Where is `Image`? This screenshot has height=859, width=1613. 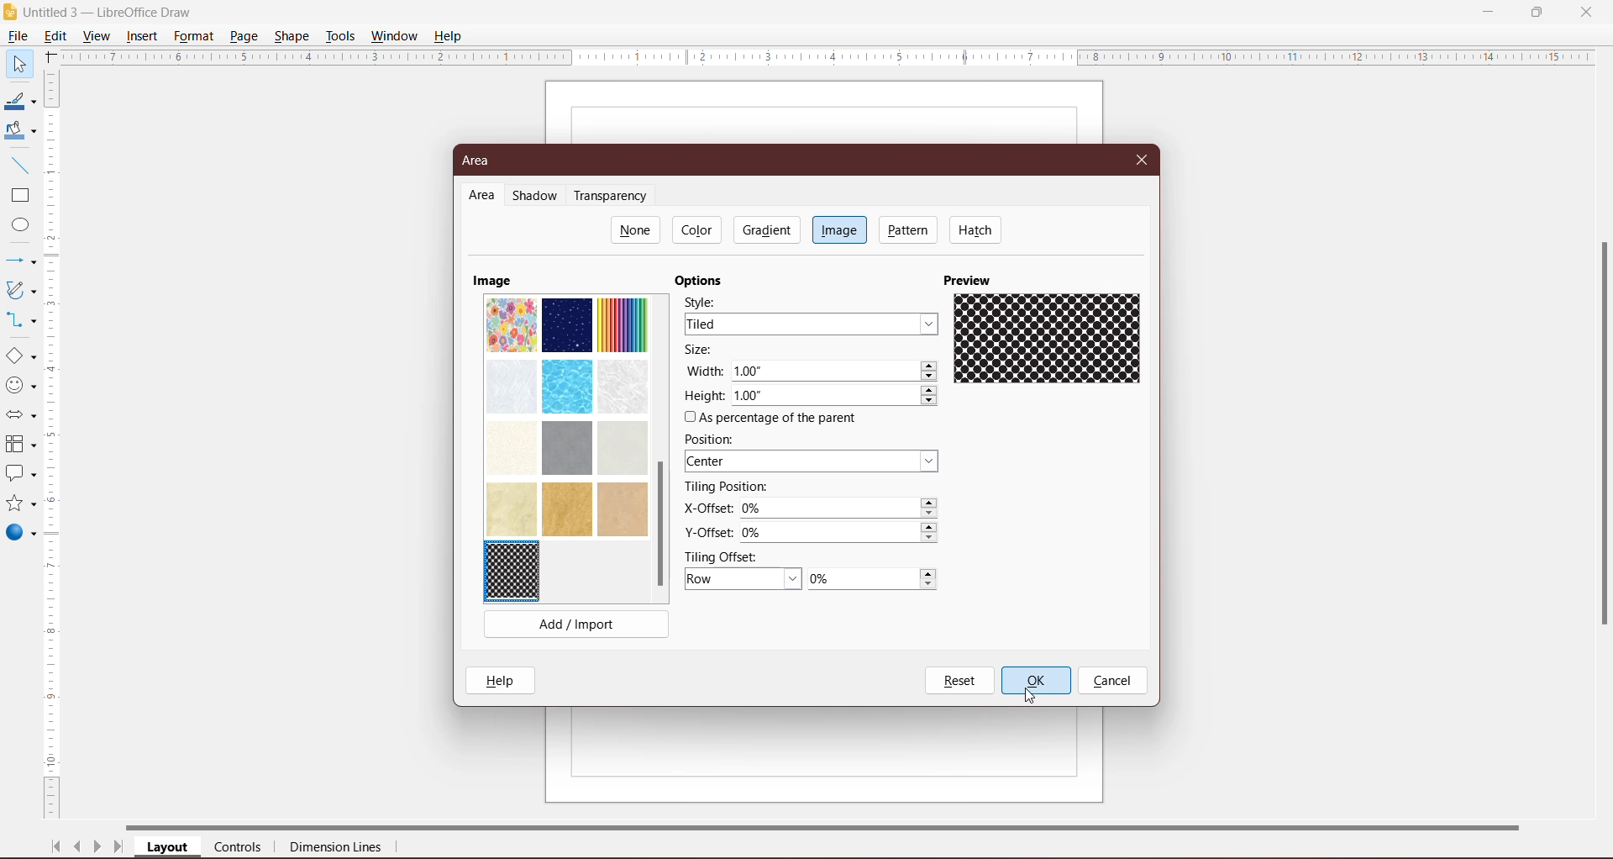
Image is located at coordinates (492, 280).